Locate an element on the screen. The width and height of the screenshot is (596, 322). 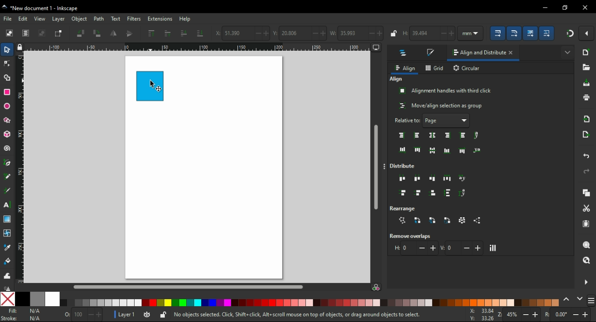
rotate object 90 CCW is located at coordinates (80, 33).